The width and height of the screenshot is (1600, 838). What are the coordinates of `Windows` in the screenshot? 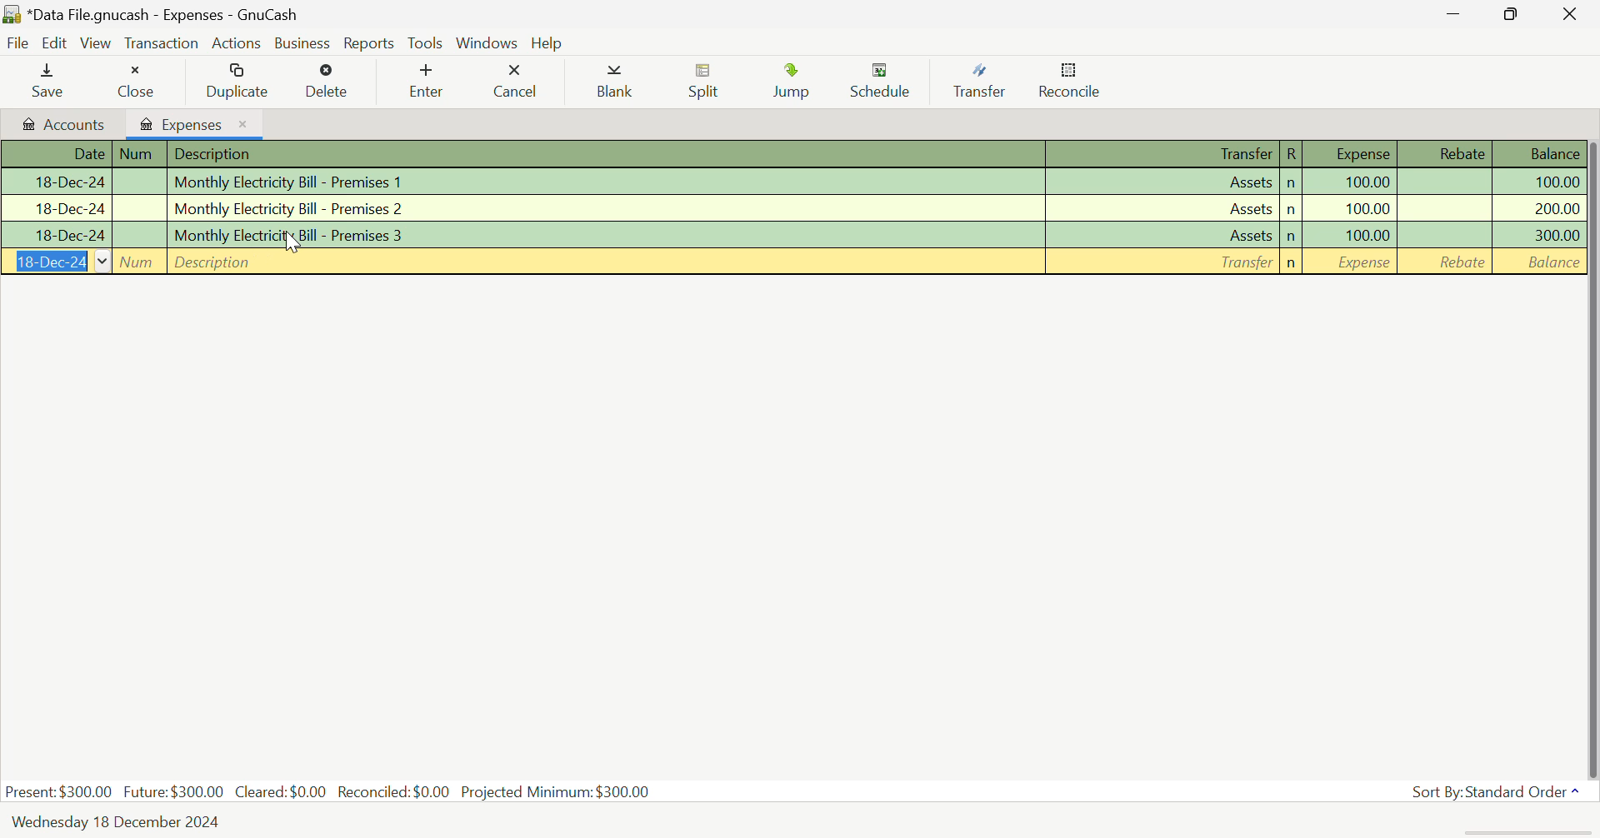 It's located at (487, 42).